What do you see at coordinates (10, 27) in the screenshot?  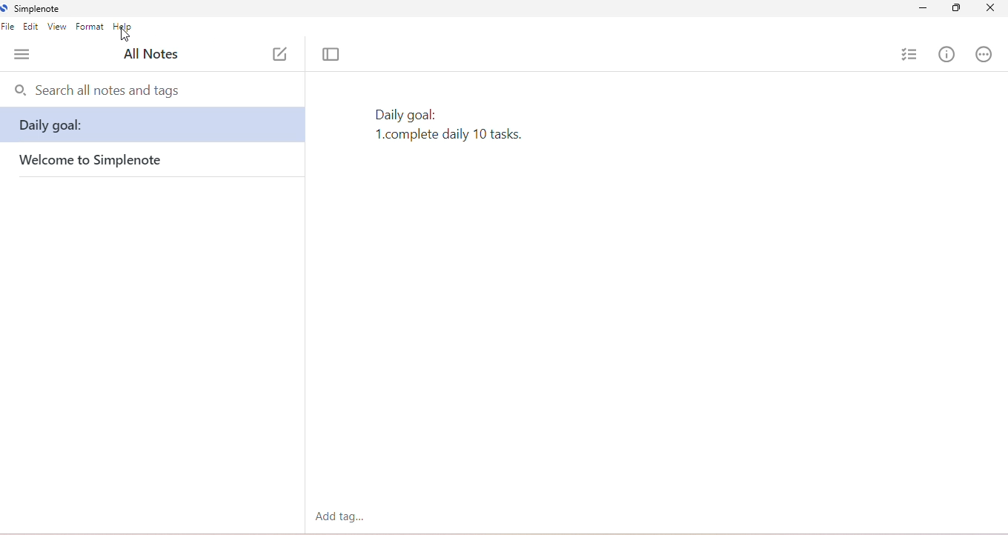 I see `file` at bounding box center [10, 27].